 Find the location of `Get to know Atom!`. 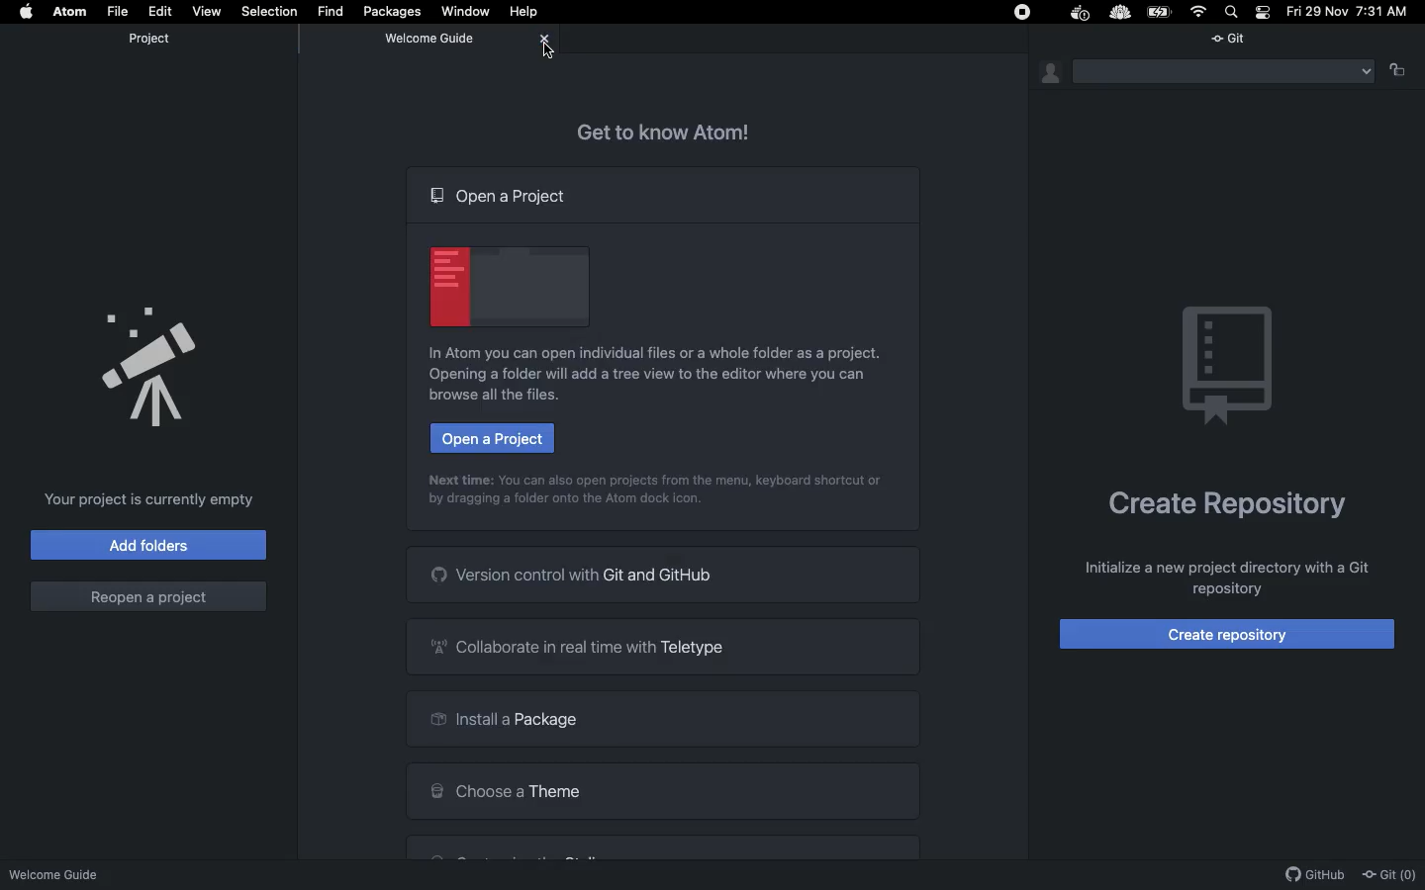

Get to know Atom! is located at coordinates (672, 132).